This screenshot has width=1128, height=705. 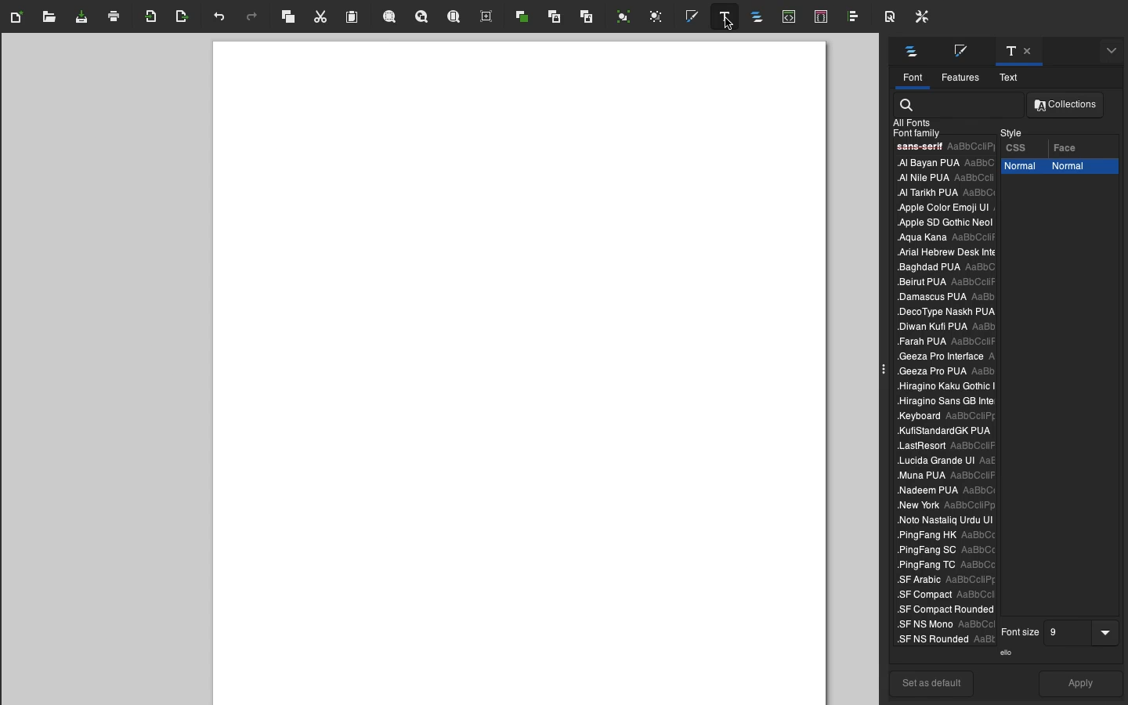 I want to click on .Damasous PUA, so click(x=944, y=295).